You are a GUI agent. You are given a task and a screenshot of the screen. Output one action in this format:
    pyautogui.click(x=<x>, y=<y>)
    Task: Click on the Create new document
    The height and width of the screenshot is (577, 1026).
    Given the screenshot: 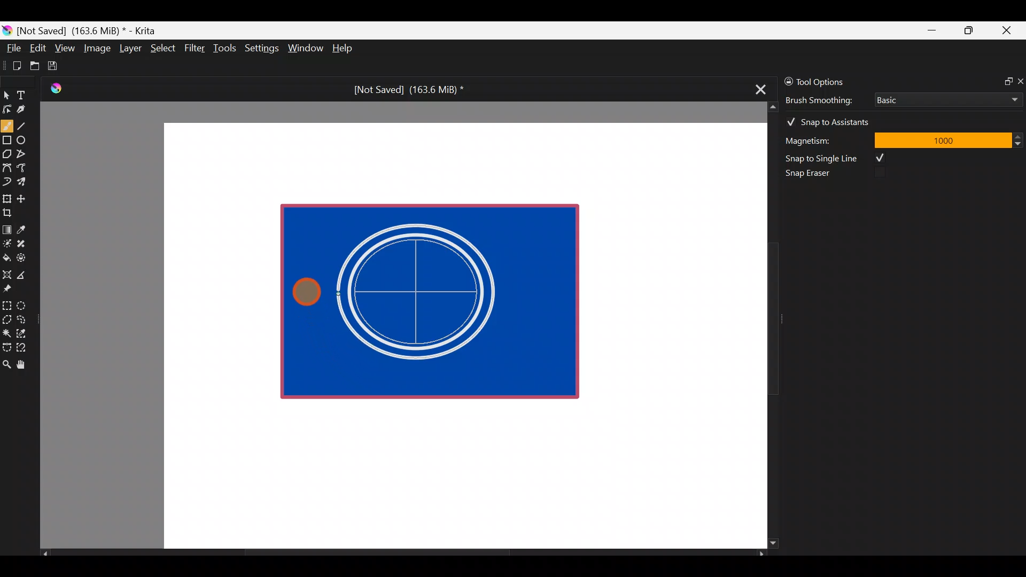 What is the action you would take?
    pyautogui.click(x=13, y=66)
    